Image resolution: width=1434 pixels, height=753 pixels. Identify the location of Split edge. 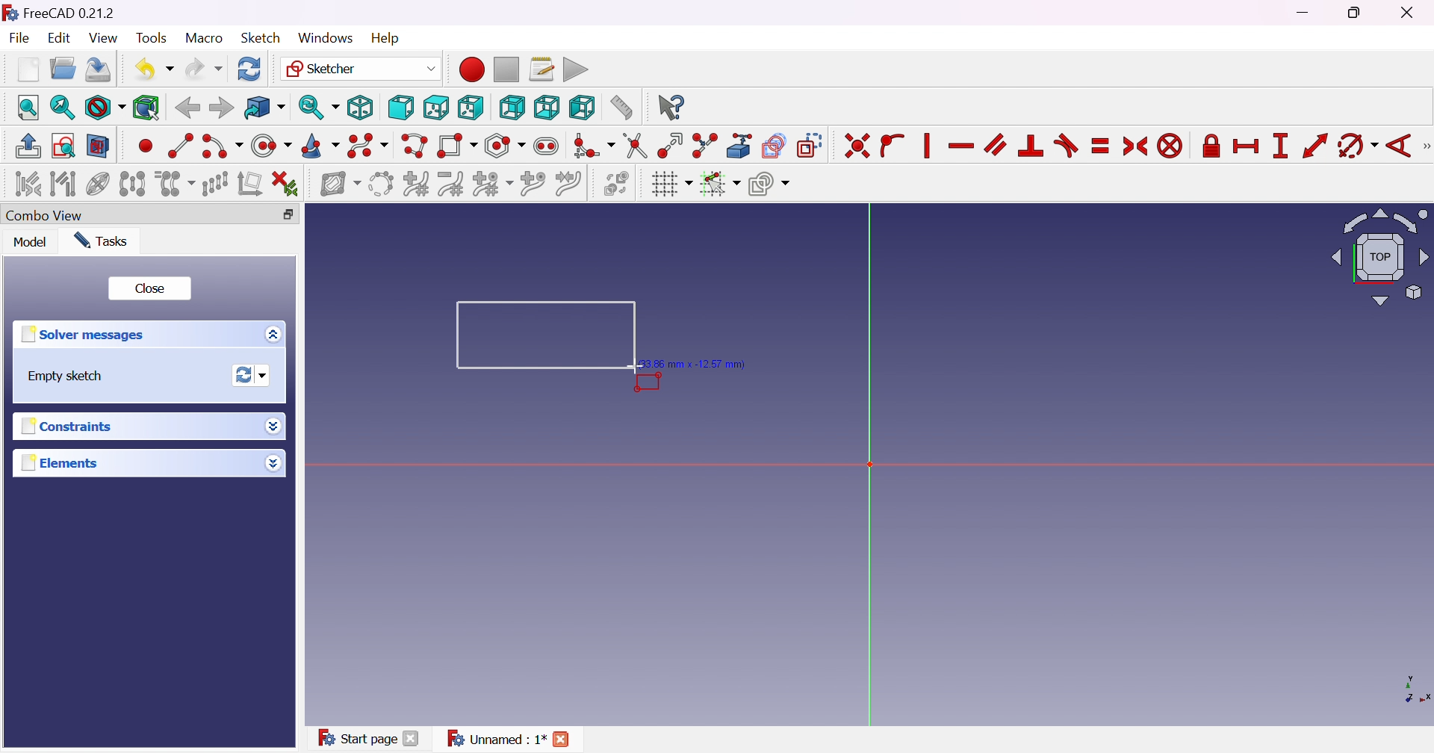
(704, 146).